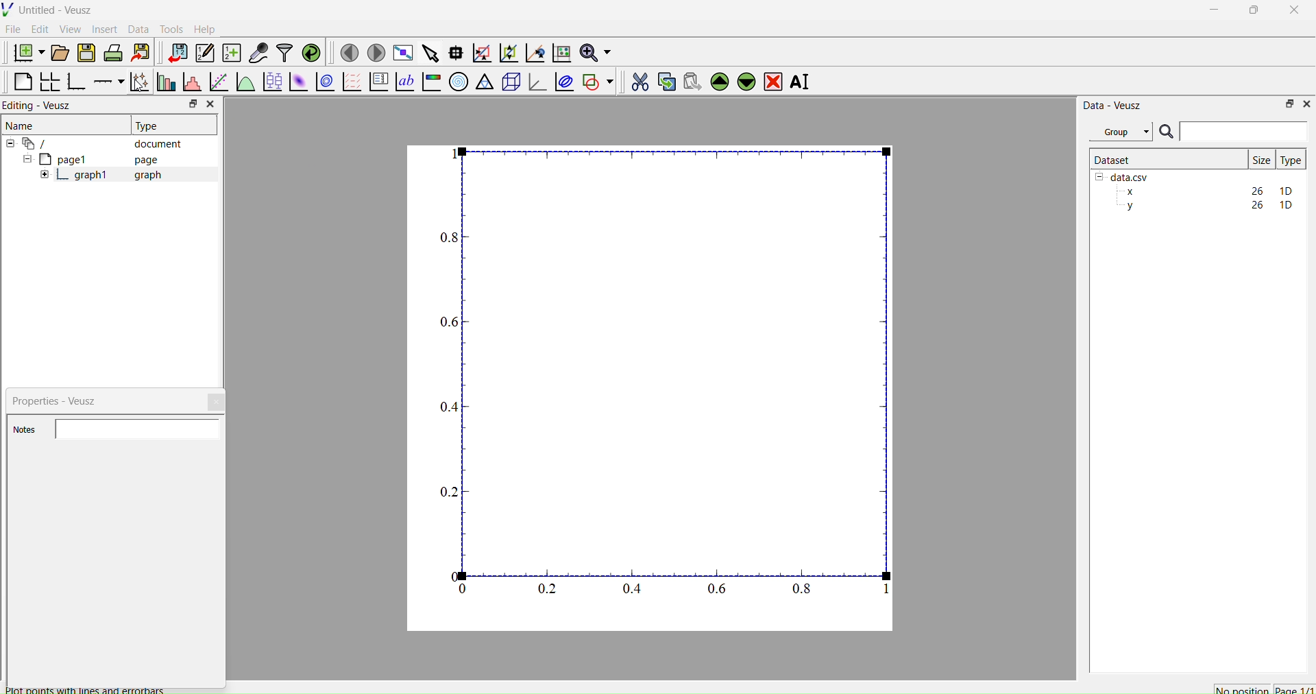  What do you see at coordinates (297, 82) in the screenshot?
I see `Plot a 2d dataset as image` at bounding box center [297, 82].